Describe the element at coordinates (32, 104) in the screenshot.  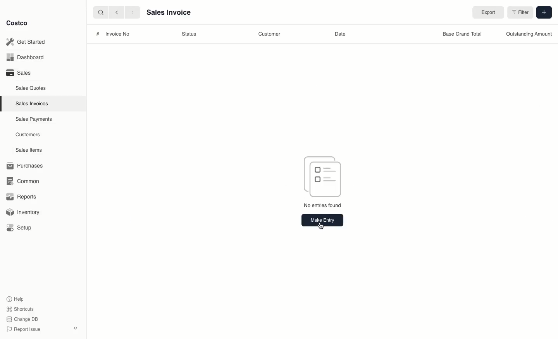
I see `Sales Invoices` at that location.